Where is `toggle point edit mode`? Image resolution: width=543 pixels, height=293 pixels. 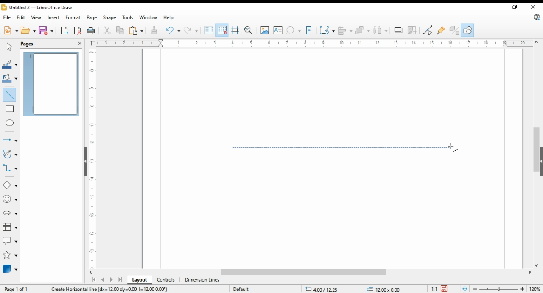 toggle point edit mode is located at coordinates (428, 30).